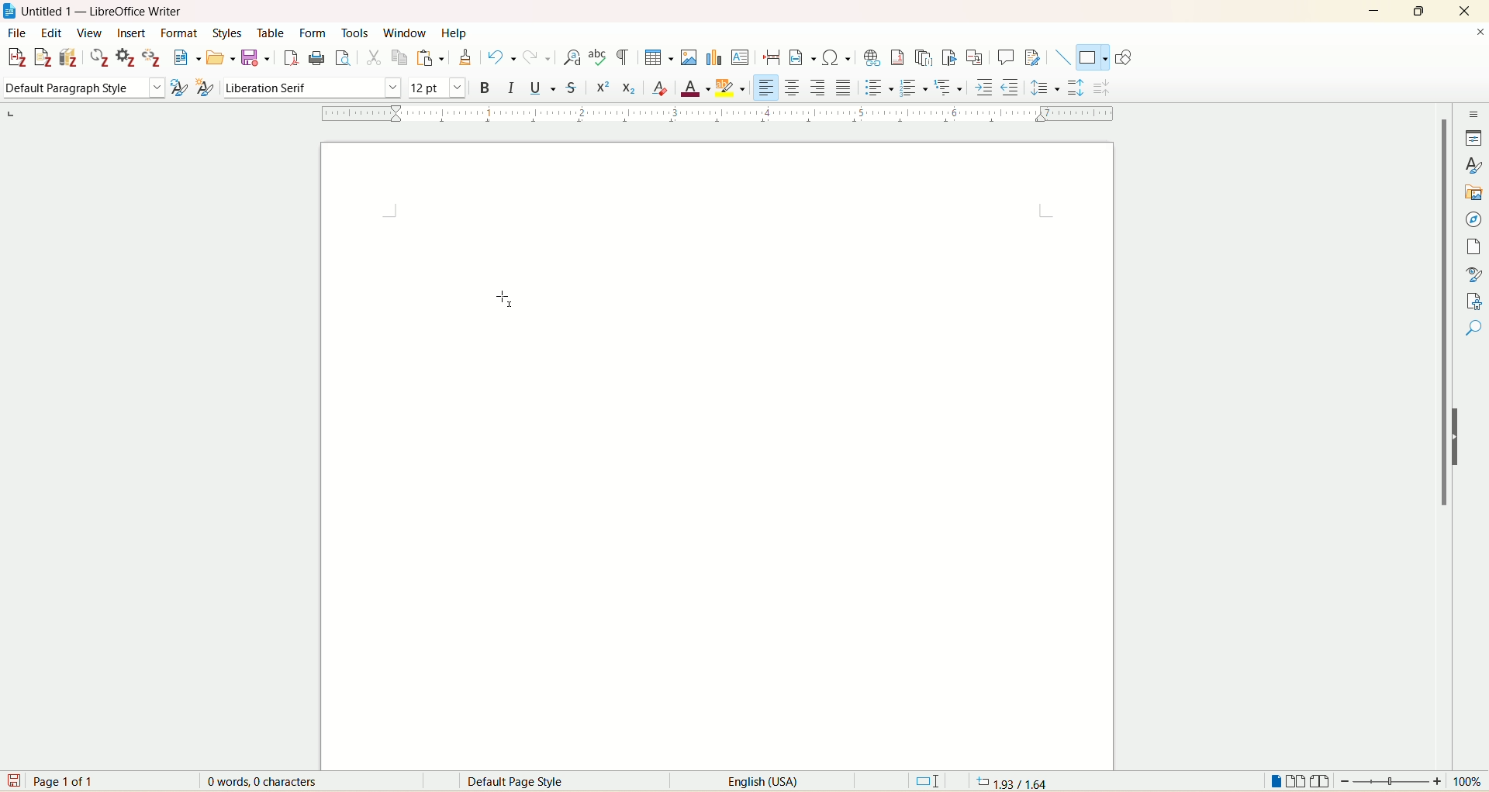  What do you see at coordinates (100, 58) in the screenshot?
I see `refresh` at bounding box center [100, 58].